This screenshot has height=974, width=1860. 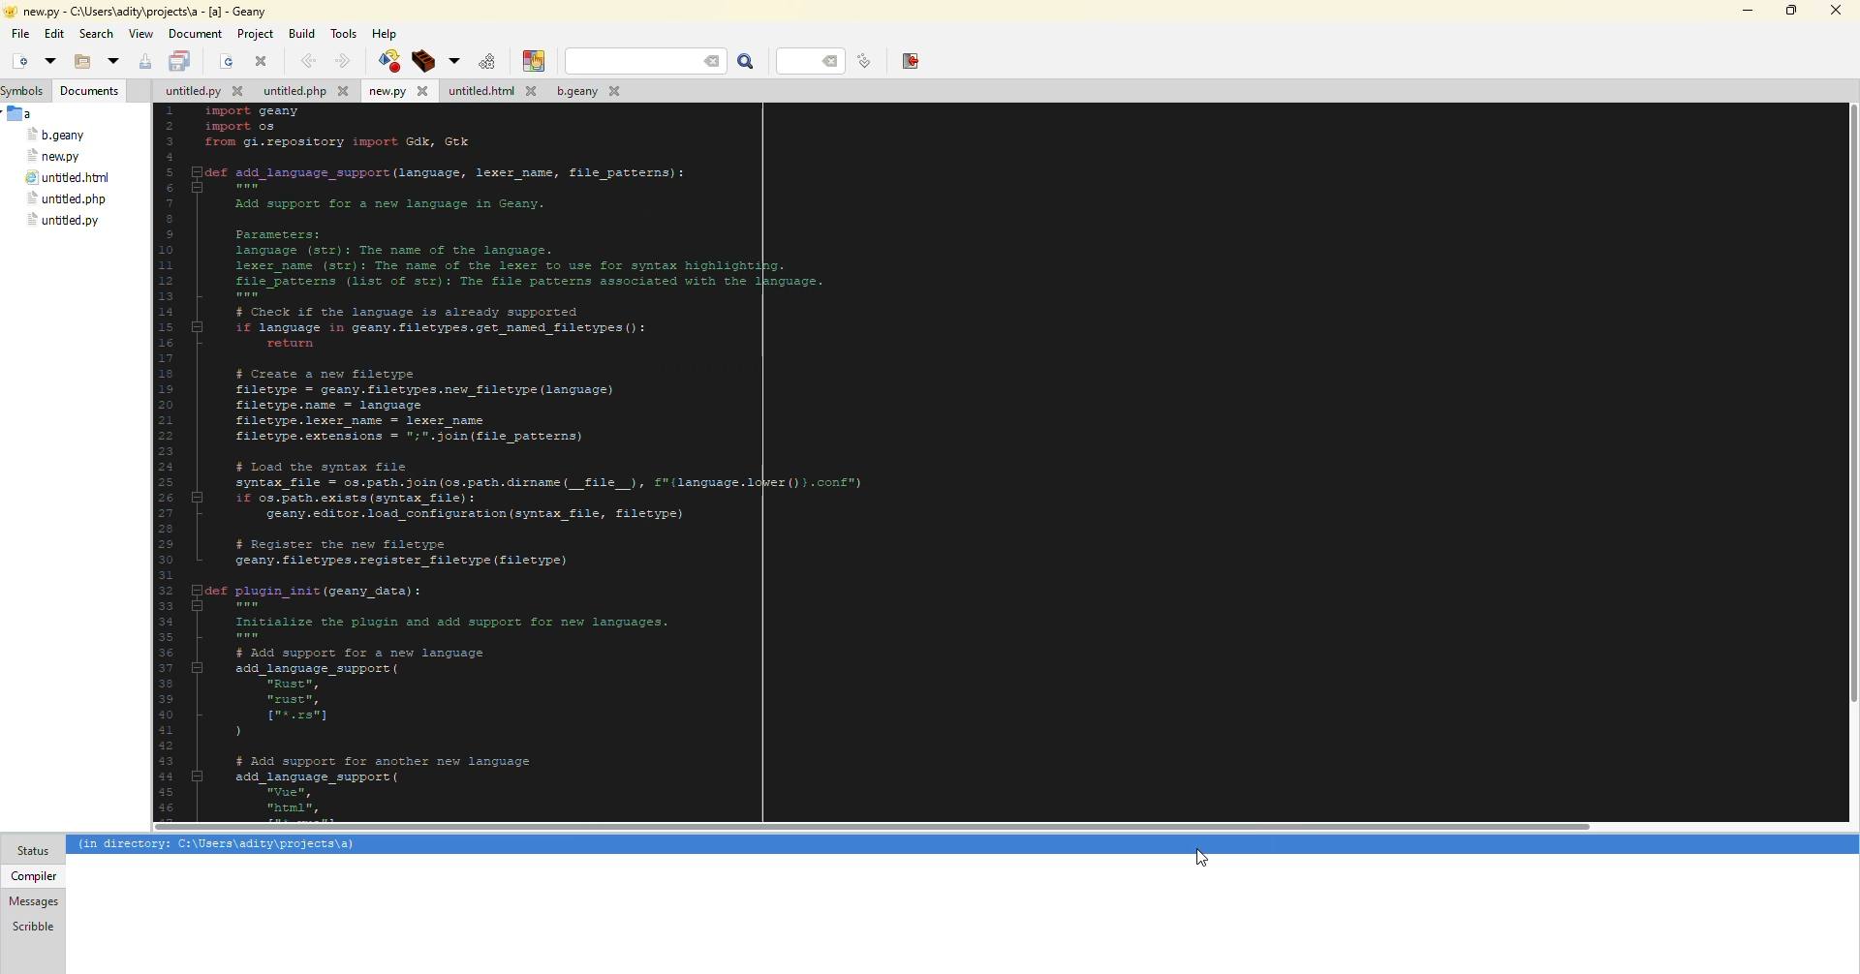 I want to click on exit, so click(x=910, y=60).